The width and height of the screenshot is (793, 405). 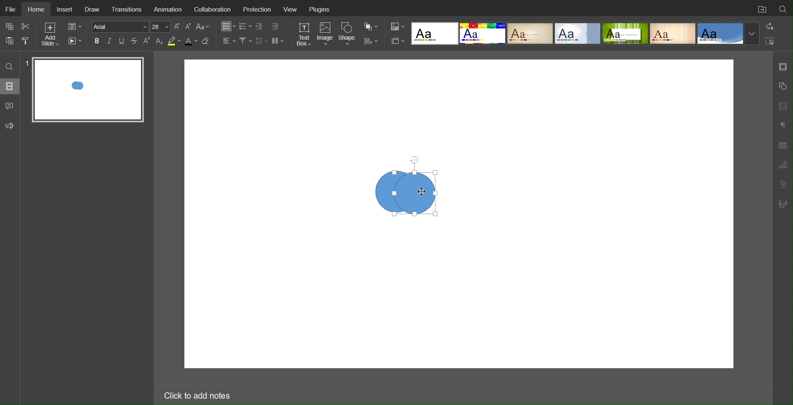 I want to click on slide number, so click(x=27, y=62).